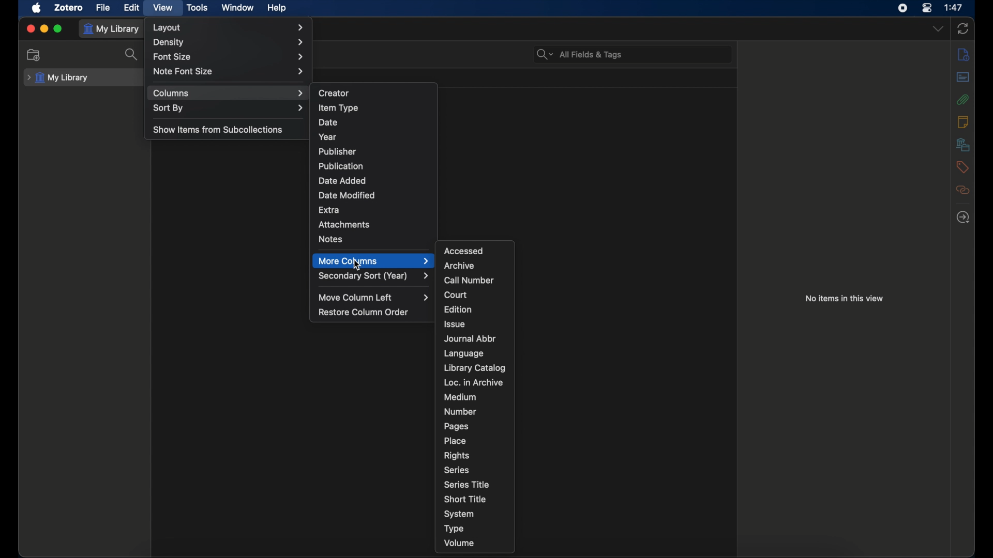  Describe the element at coordinates (342, 181) in the screenshot. I see `date added` at that location.